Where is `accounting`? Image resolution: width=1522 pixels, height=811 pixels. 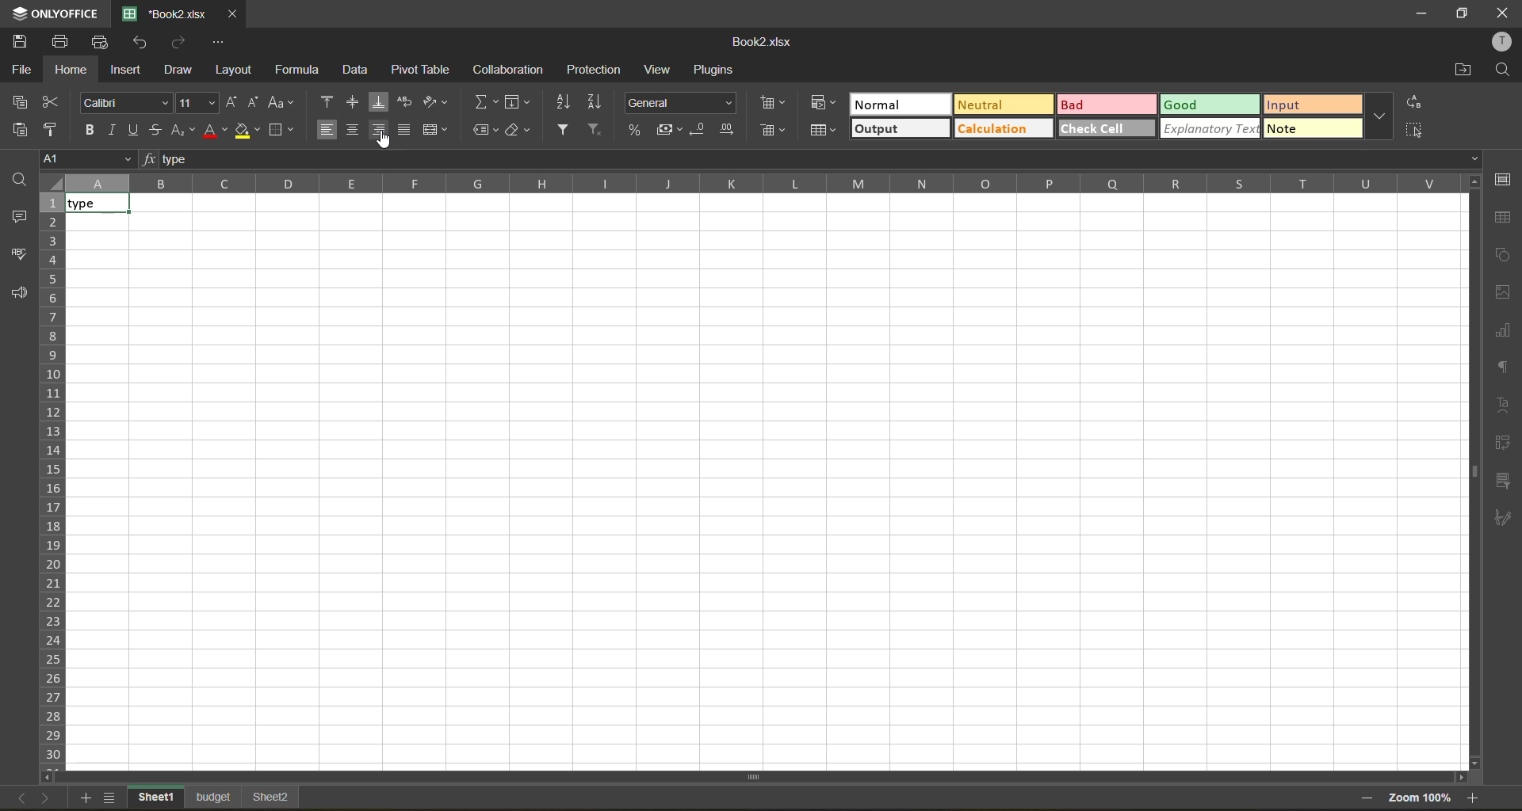
accounting is located at coordinates (671, 128).